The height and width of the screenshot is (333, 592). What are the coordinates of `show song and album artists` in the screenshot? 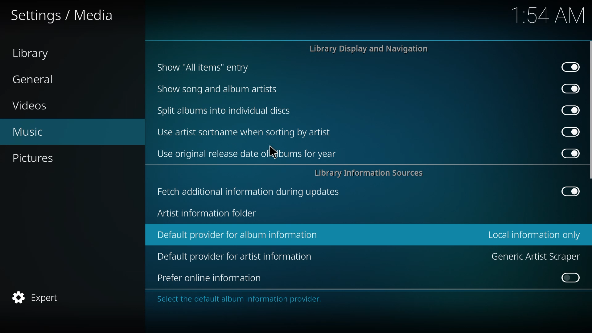 It's located at (220, 89).